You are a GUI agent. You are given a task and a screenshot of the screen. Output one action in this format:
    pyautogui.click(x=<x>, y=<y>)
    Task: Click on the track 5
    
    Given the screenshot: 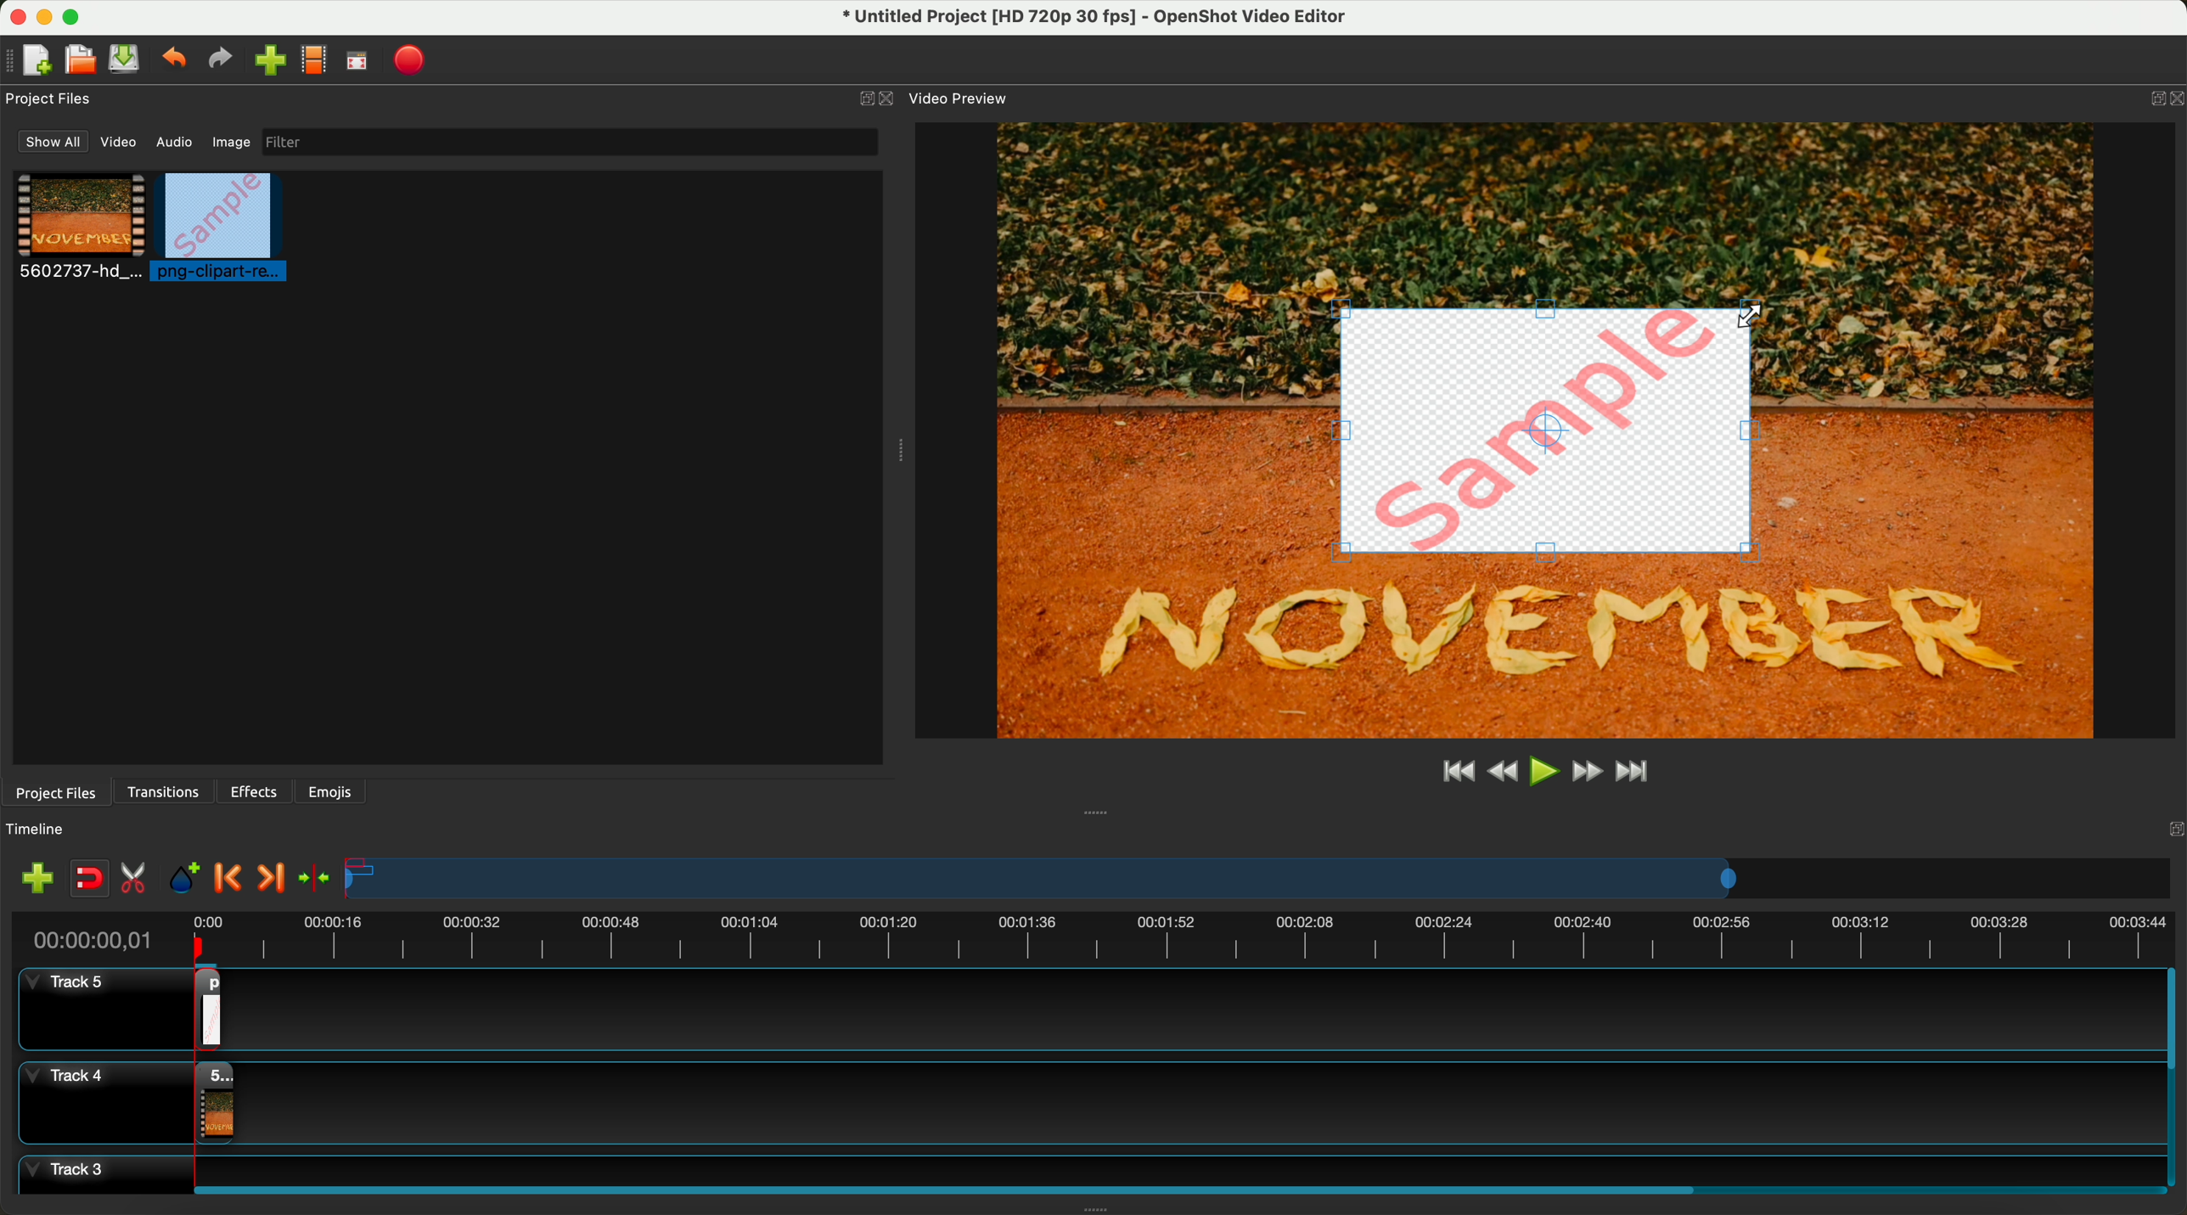 What is the action you would take?
    pyautogui.click(x=90, y=1010)
    